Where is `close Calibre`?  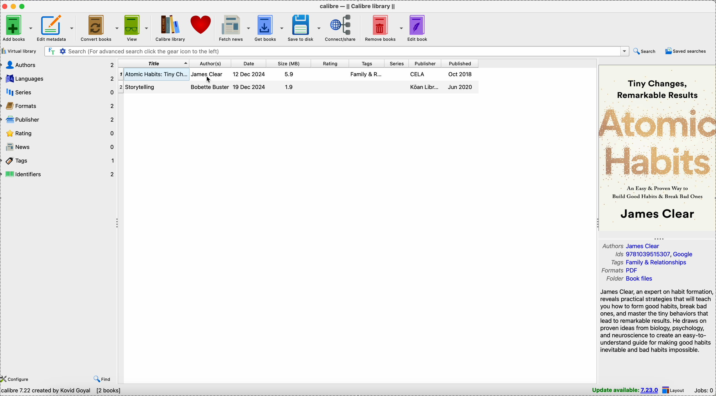
close Calibre is located at coordinates (4, 6).